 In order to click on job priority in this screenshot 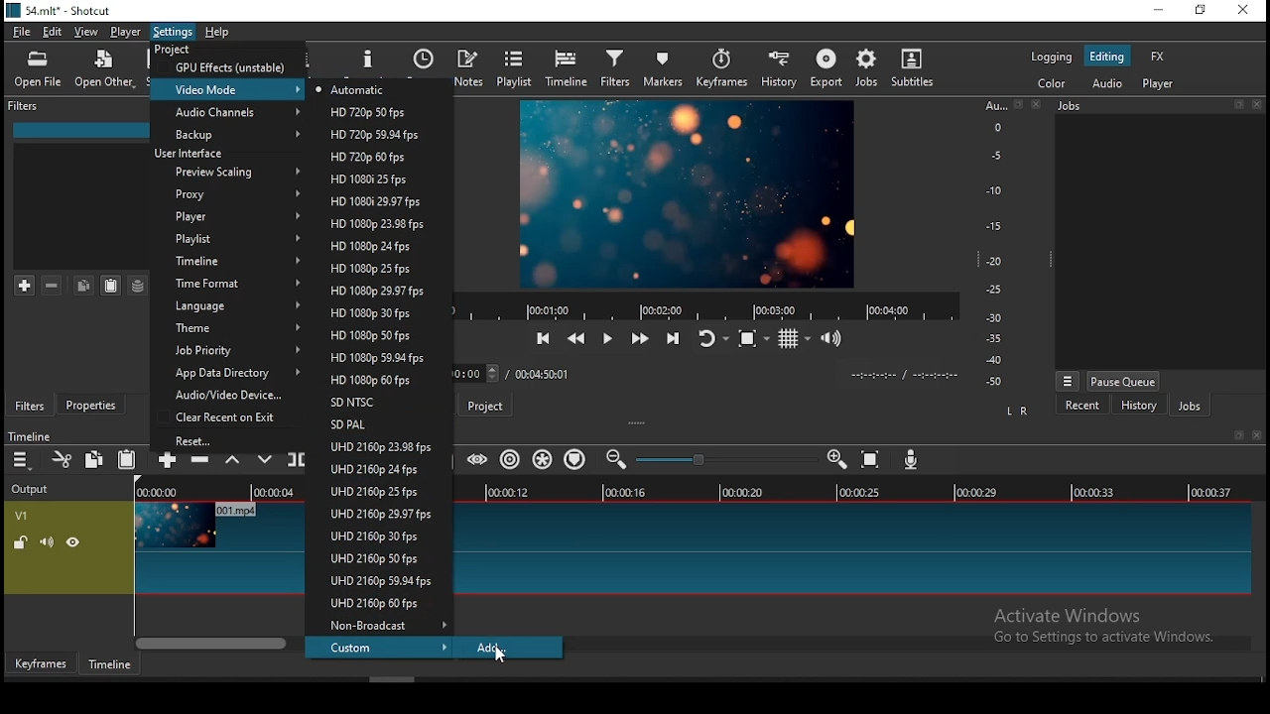, I will do `click(223, 351)`.